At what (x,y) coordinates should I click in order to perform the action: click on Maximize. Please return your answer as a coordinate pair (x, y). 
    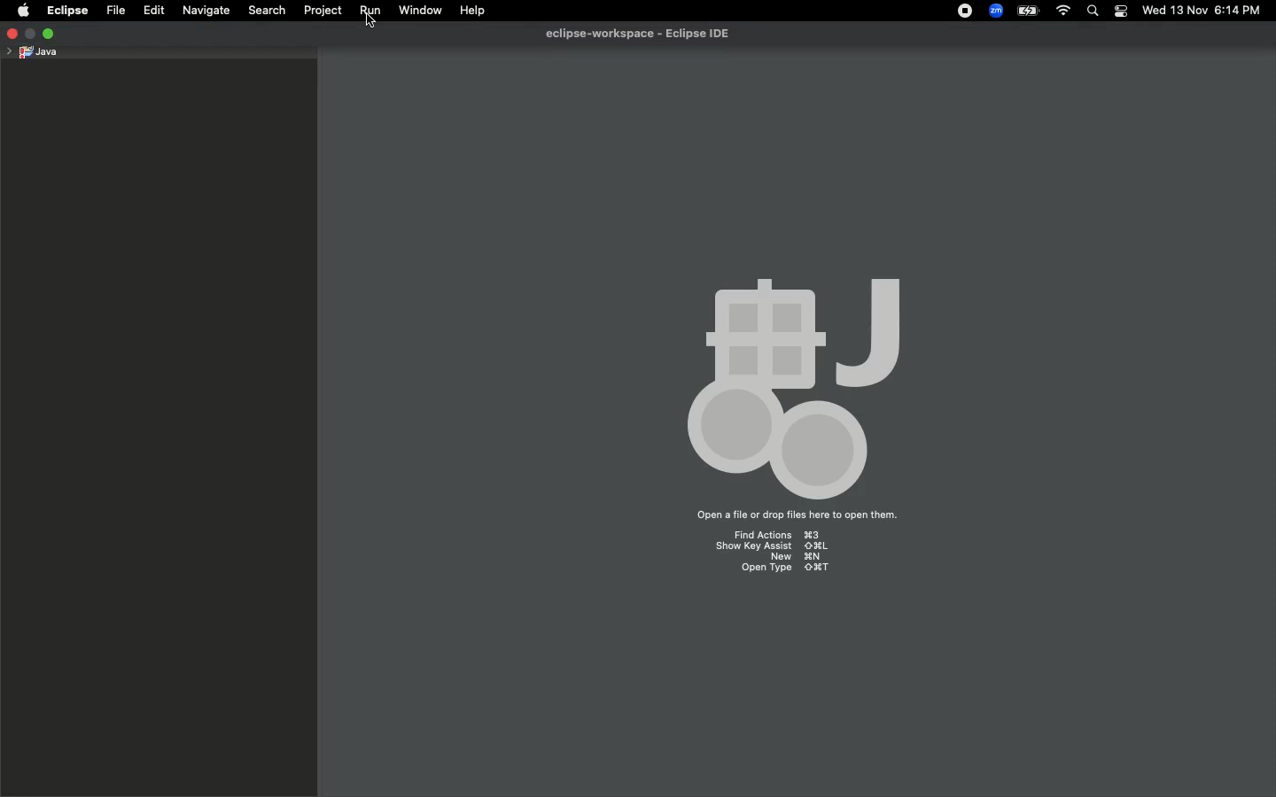
    Looking at the image, I should click on (49, 34).